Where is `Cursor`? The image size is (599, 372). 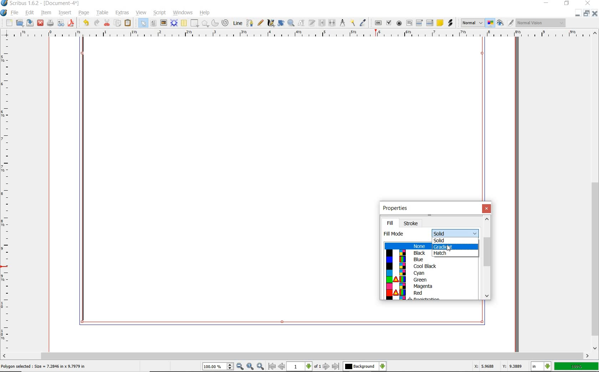
Cursor is located at coordinates (449, 248).